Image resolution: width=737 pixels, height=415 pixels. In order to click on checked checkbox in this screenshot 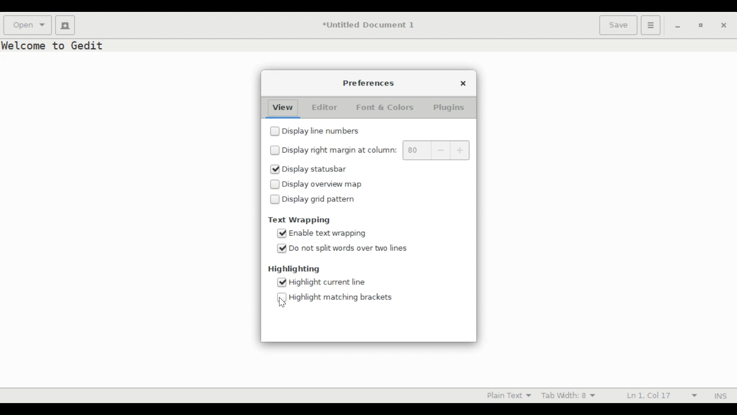, I will do `click(283, 232)`.